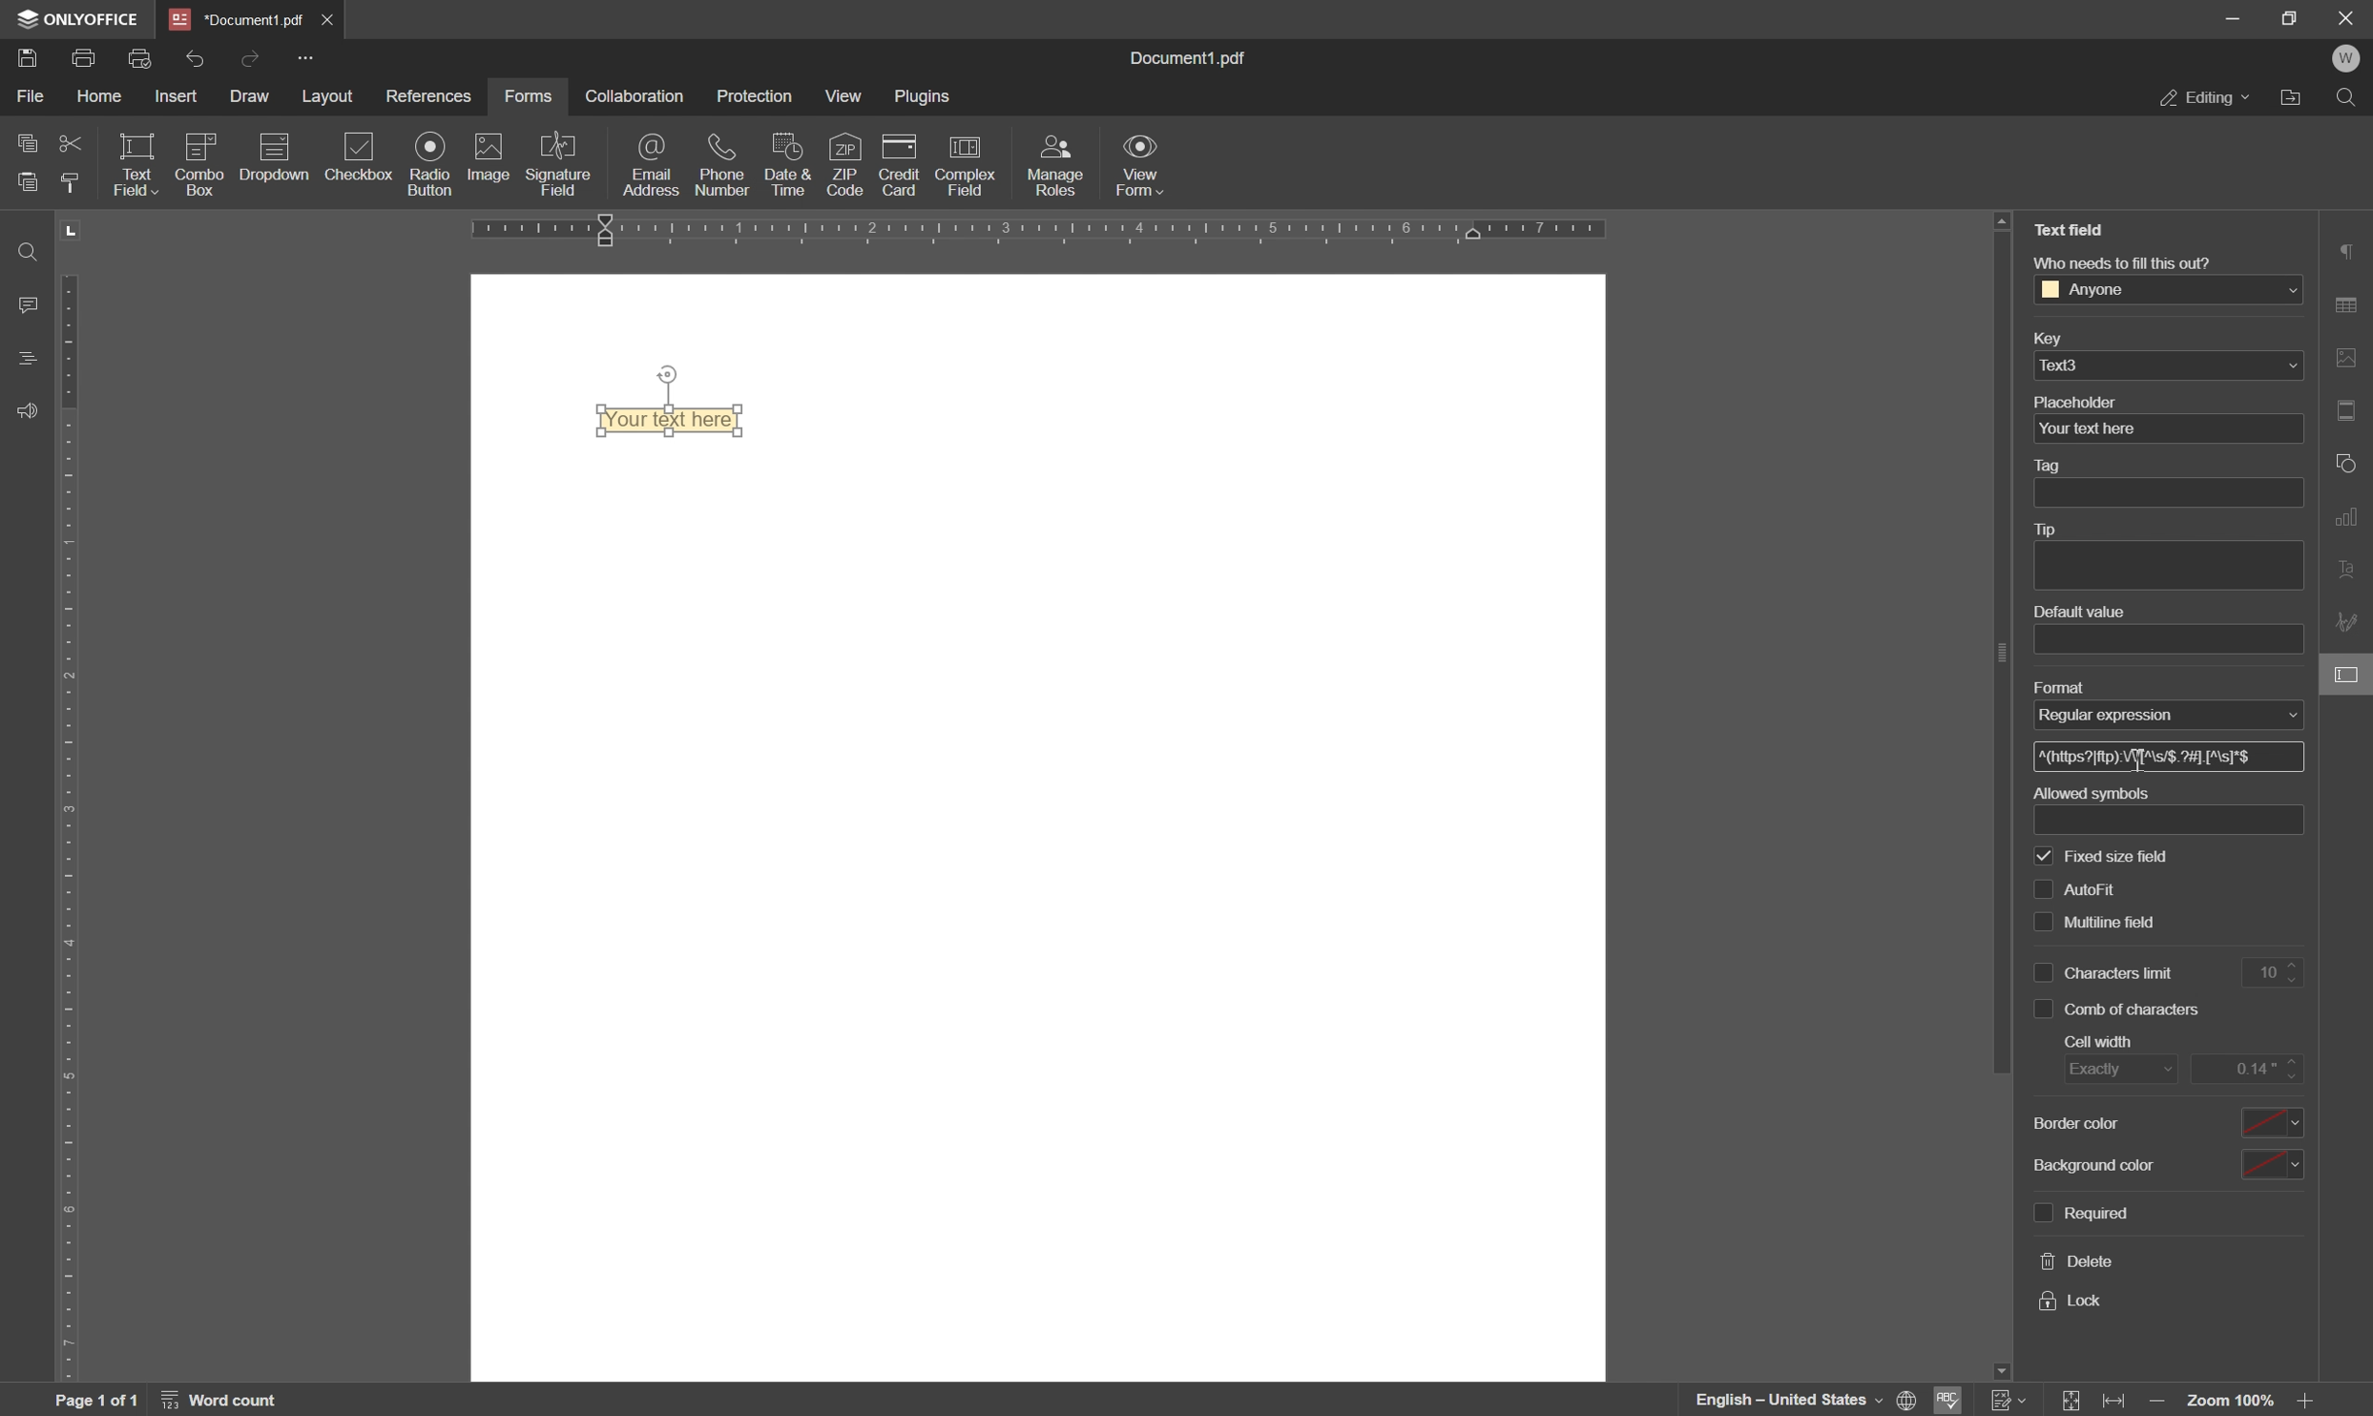 The height and width of the screenshot is (1416, 2373). What do you see at coordinates (2103, 1042) in the screenshot?
I see `cell width` at bounding box center [2103, 1042].